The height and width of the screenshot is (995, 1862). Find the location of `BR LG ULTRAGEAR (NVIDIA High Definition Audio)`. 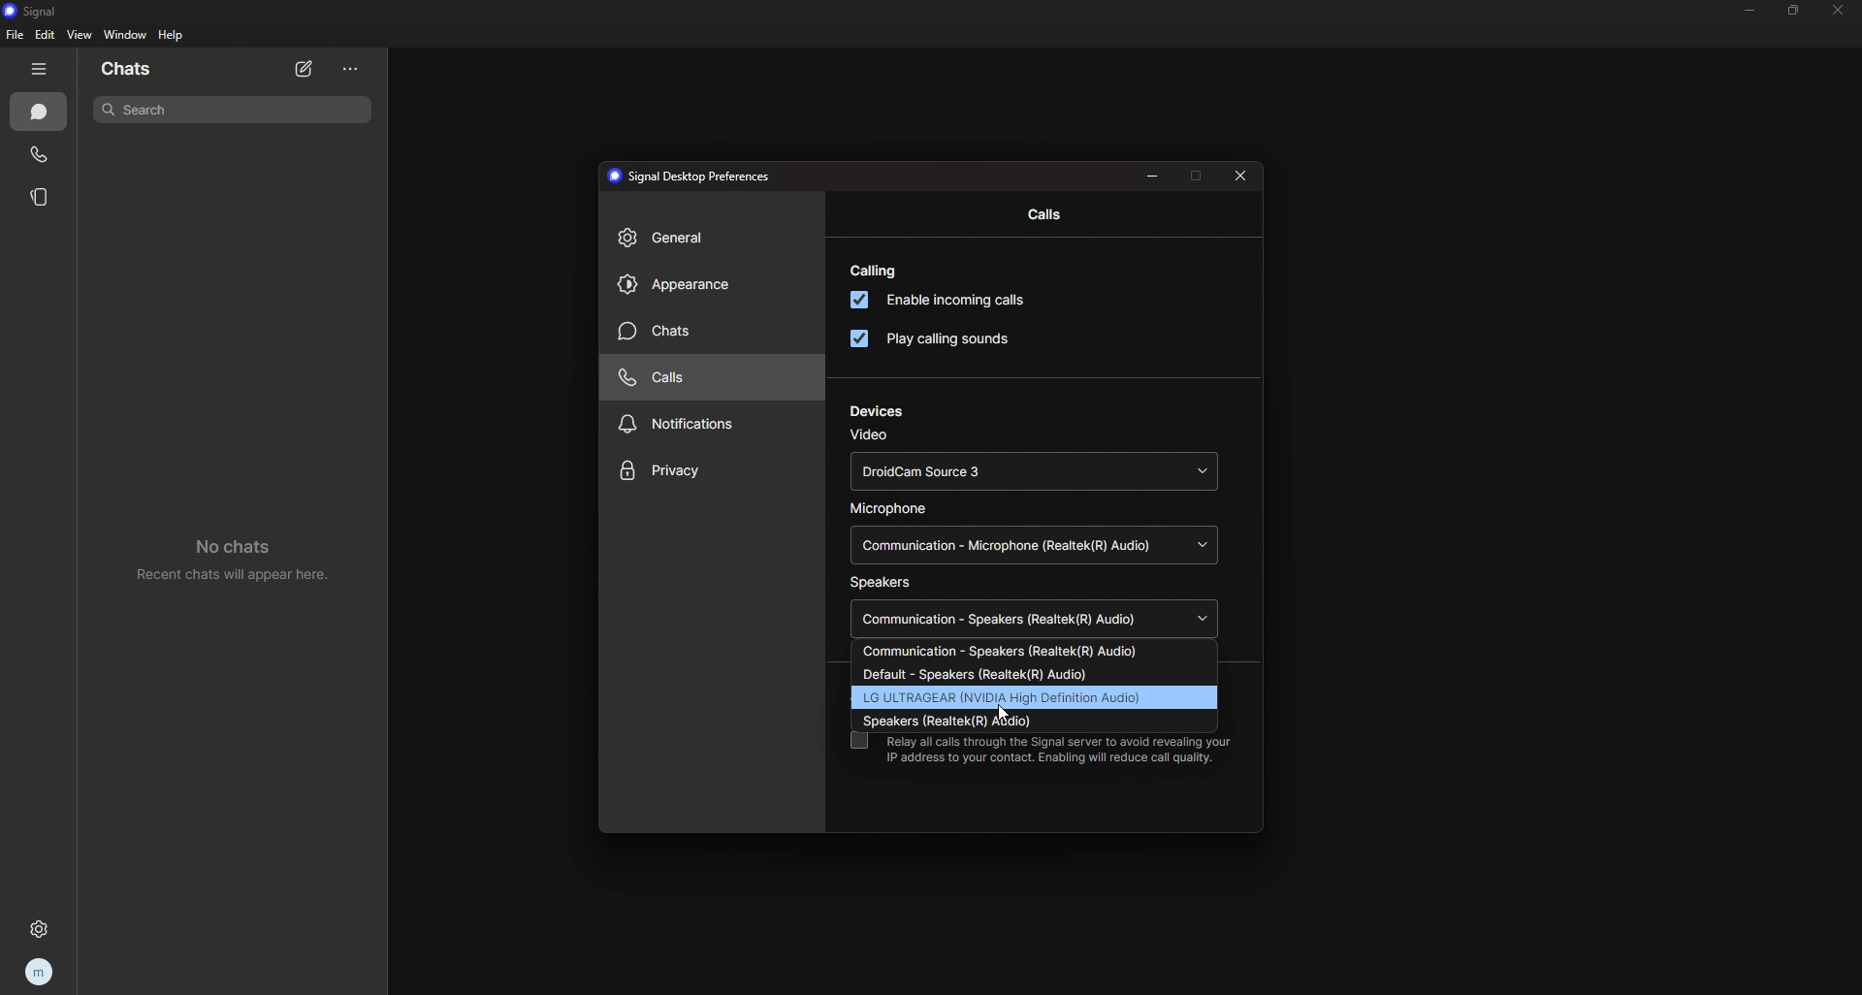

BR LG ULTRAGEAR (NVIDIA High Definition Audio) is located at coordinates (1004, 697).